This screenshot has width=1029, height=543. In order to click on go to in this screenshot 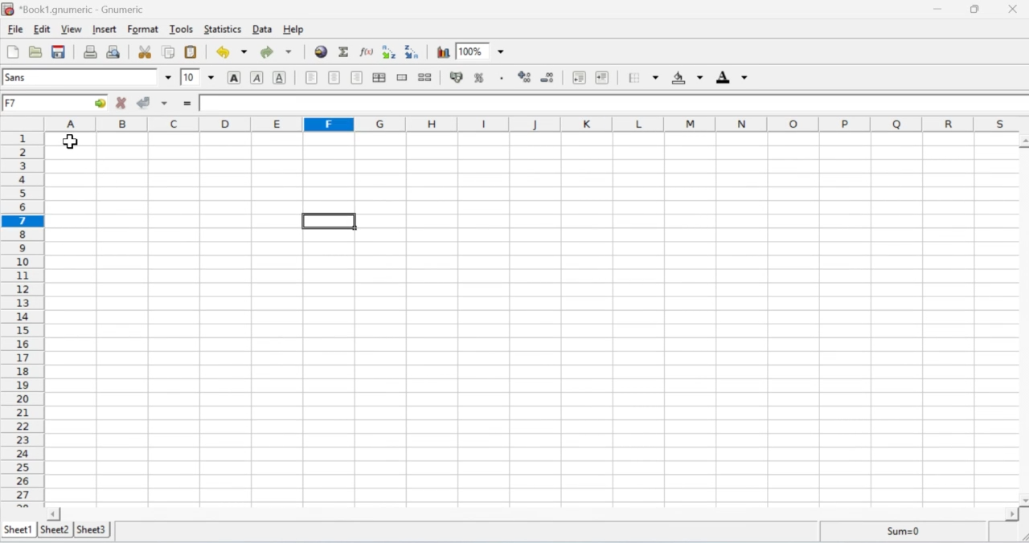, I will do `click(94, 104)`.